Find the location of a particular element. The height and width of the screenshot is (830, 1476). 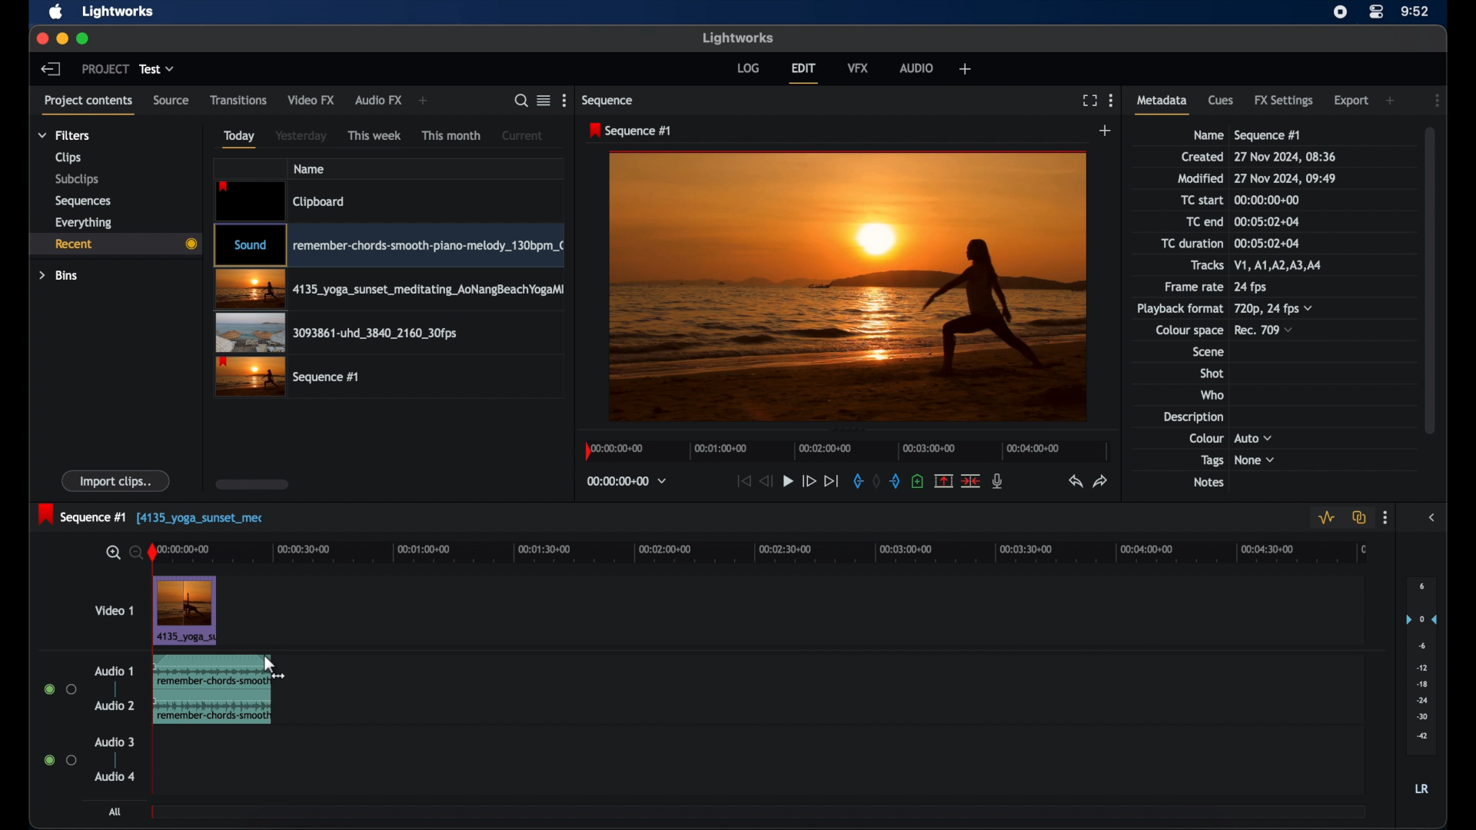

google list or tile view is located at coordinates (544, 100).